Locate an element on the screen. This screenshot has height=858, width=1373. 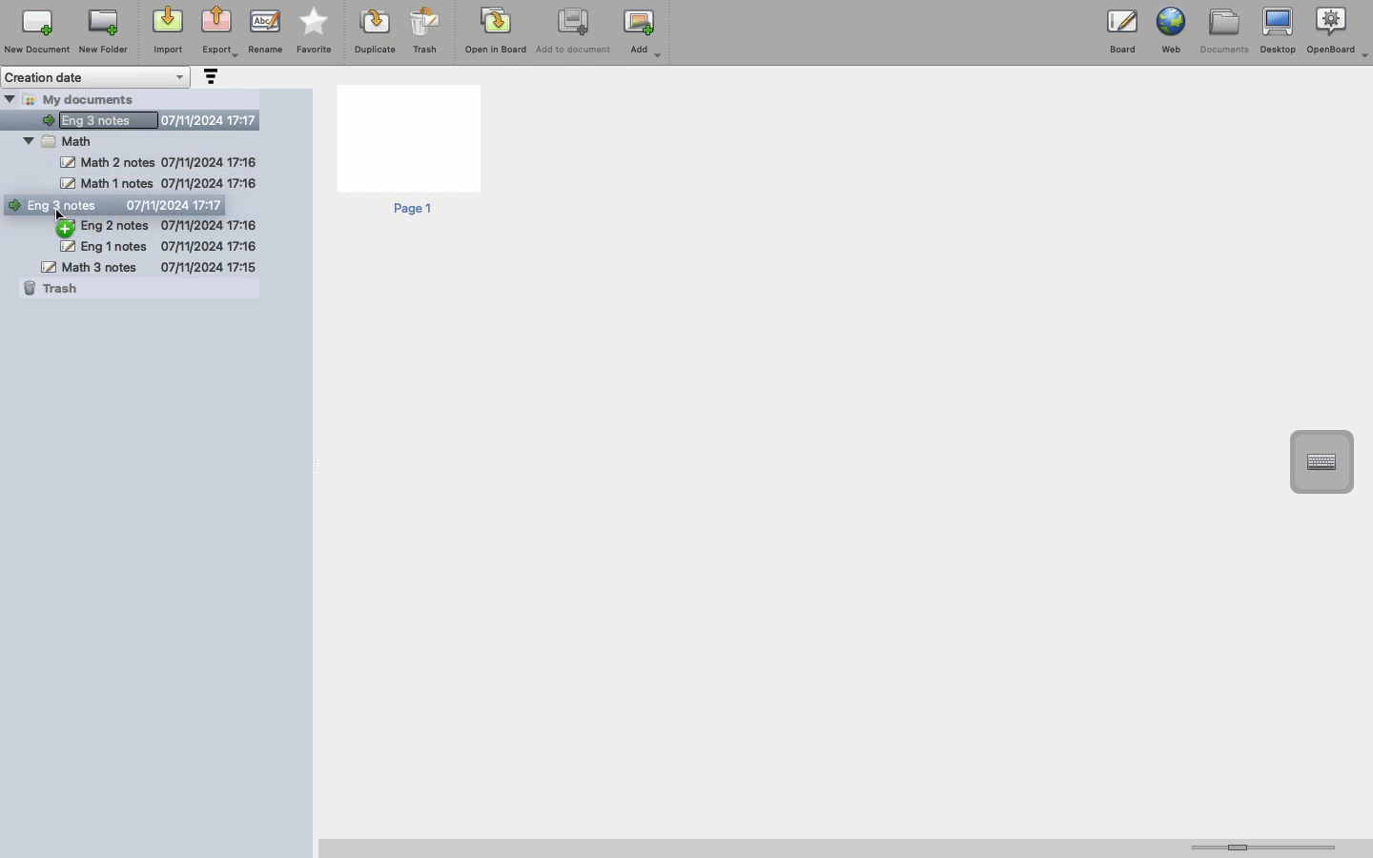
Page 1 is located at coordinates (407, 152).